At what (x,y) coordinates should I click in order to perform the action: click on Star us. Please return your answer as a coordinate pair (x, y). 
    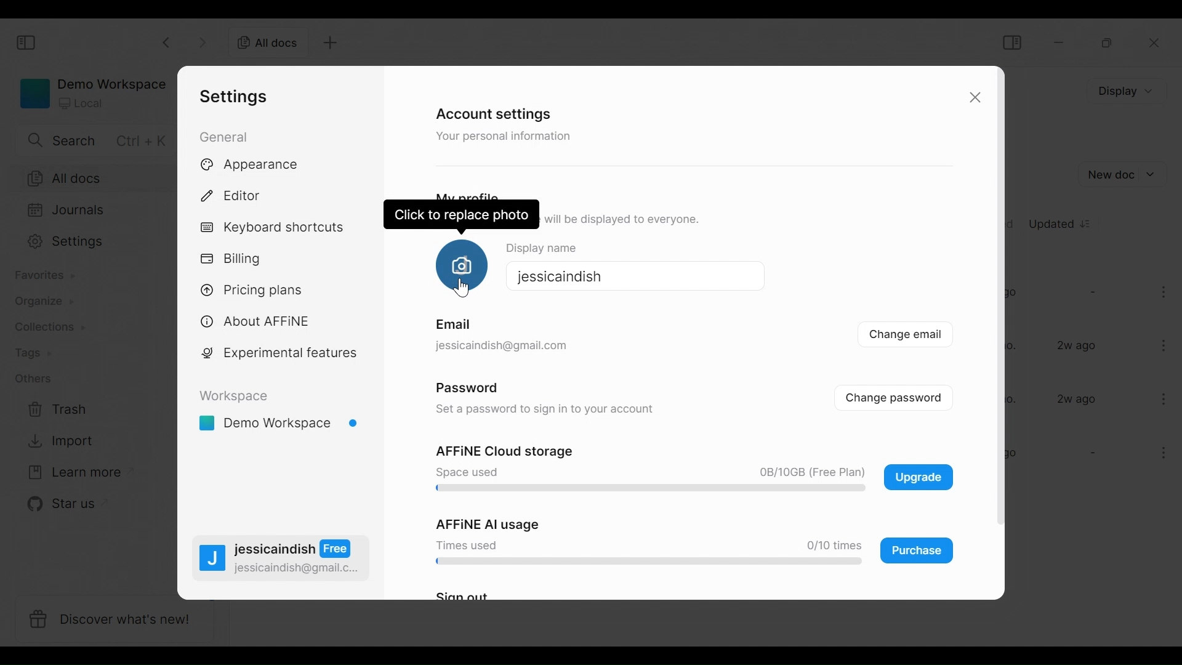
    Looking at the image, I should click on (54, 505).